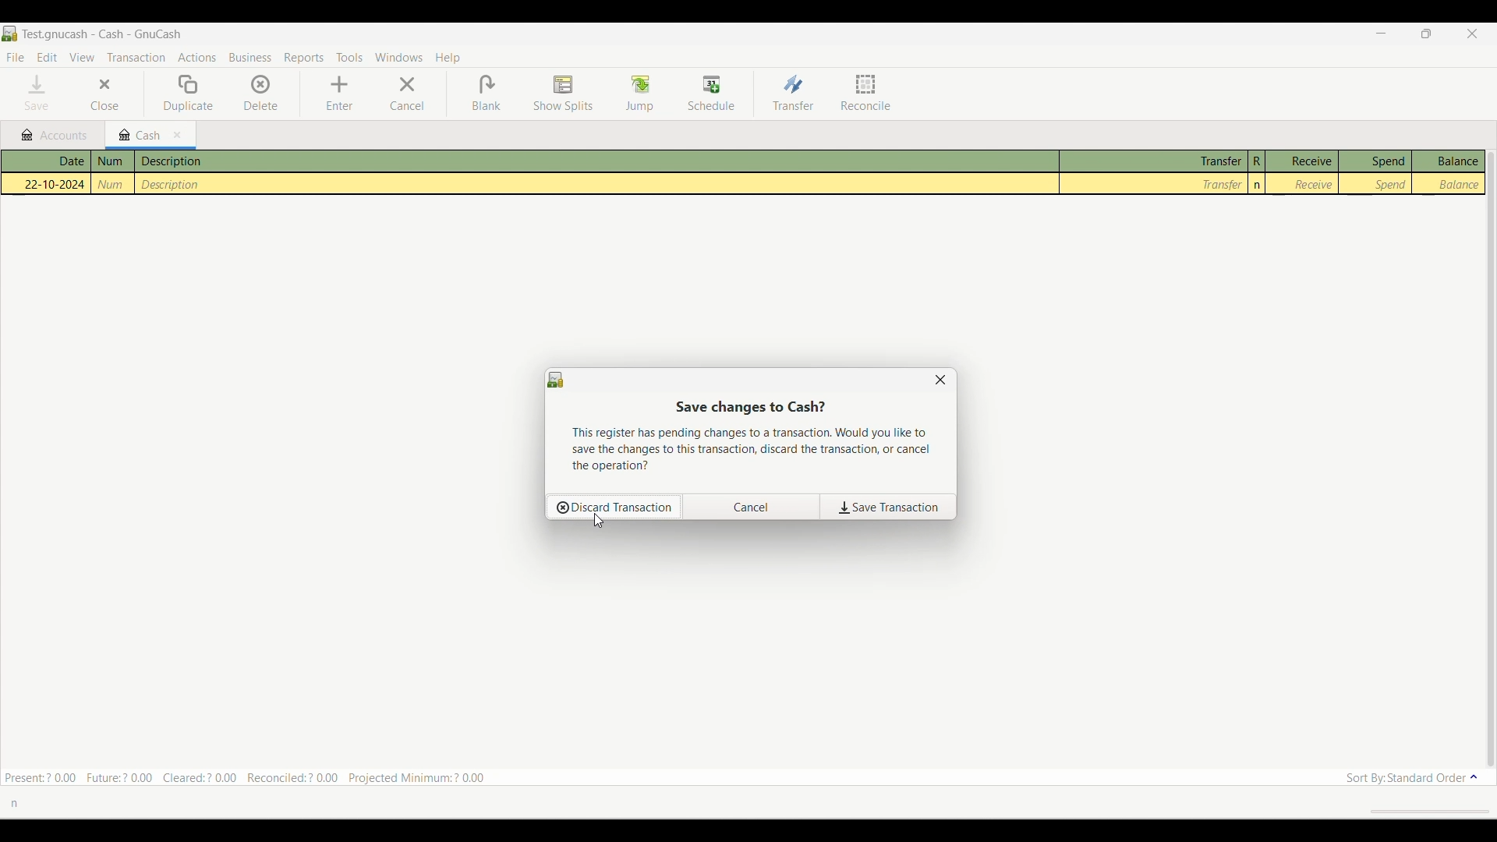 This screenshot has height=842, width=1497. What do you see at coordinates (1471, 34) in the screenshot?
I see `Close interface` at bounding box center [1471, 34].